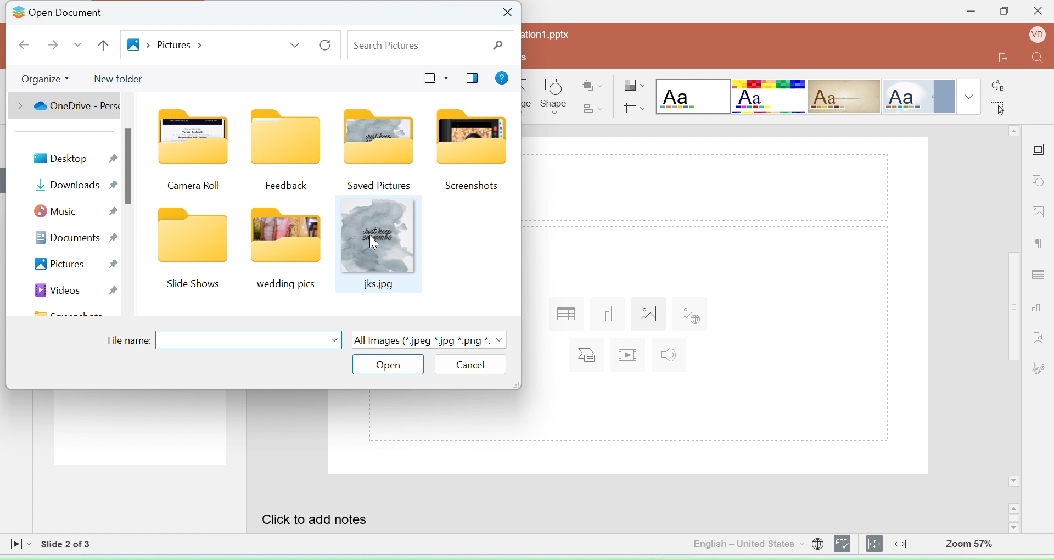 This screenshot has height=559, width=1054. I want to click on older-5, so click(190, 251).